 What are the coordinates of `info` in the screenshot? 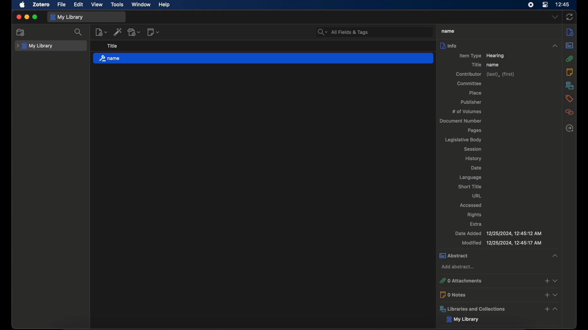 It's located at (570, 32).